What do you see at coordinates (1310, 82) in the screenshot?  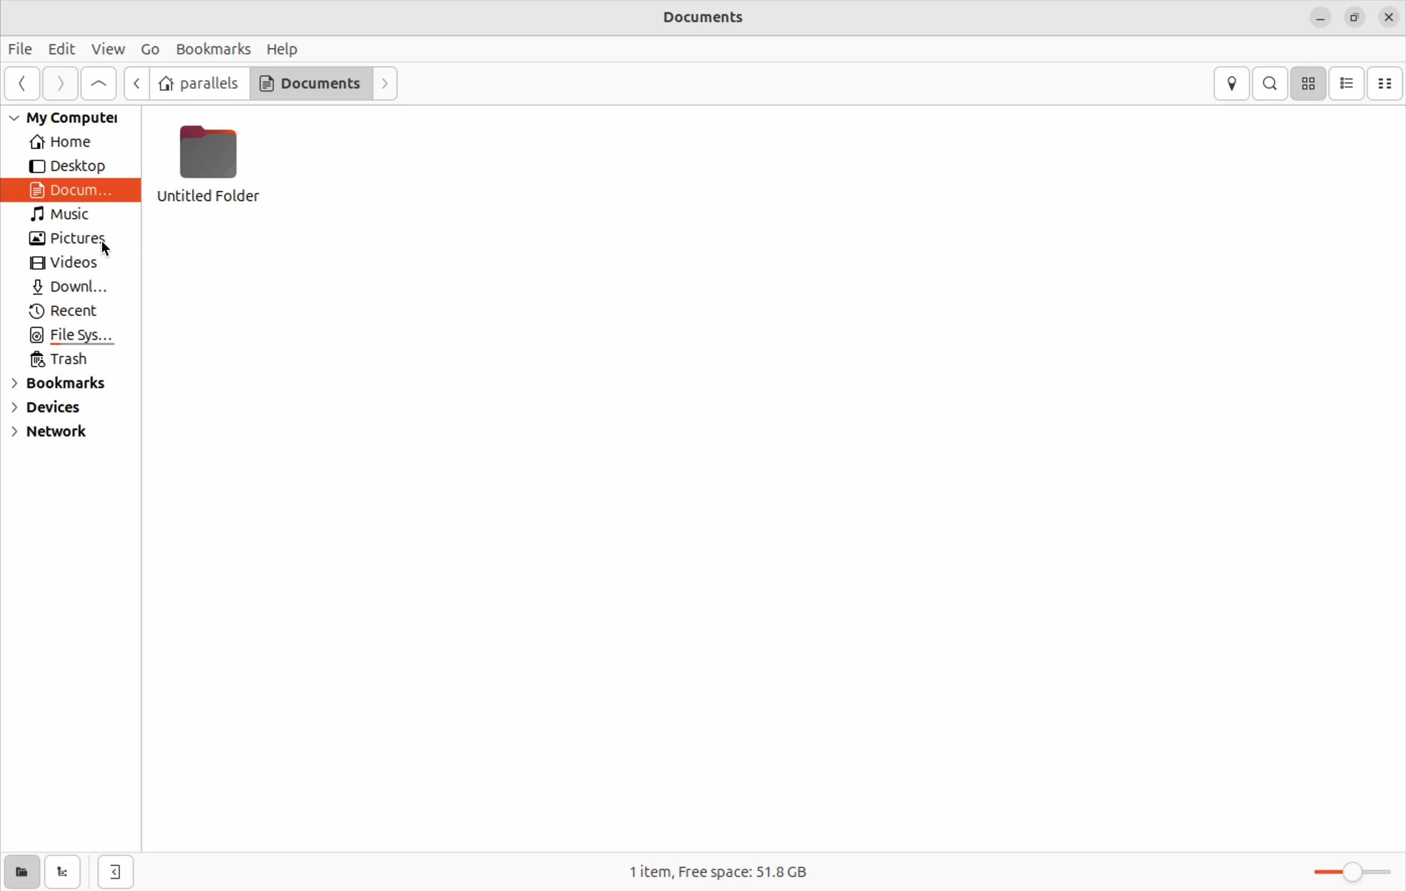 I see `icon view` at bounding box center [1310, 82].